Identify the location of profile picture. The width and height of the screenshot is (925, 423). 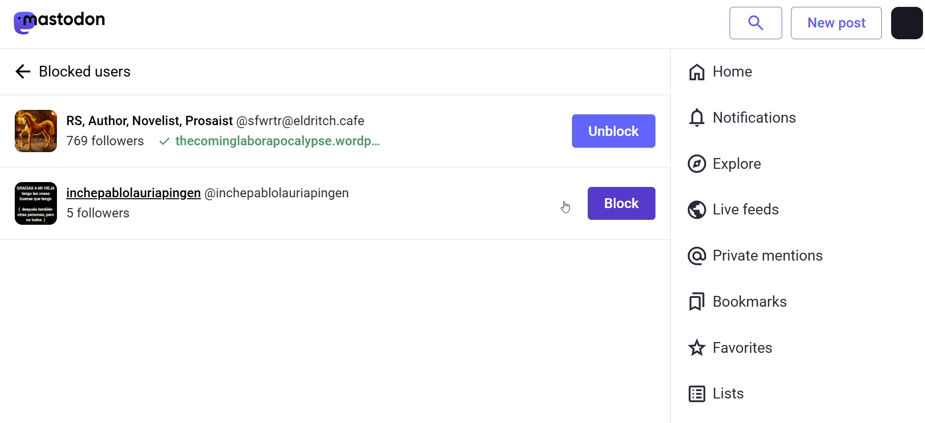
(36, 203).